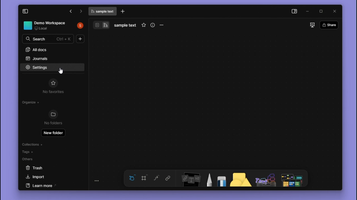 The width and height of the screenshot is (357, 200). What do you see at coordinates (334, 11) in the screenshot?
I see `close` at bounding box center [334, 11].